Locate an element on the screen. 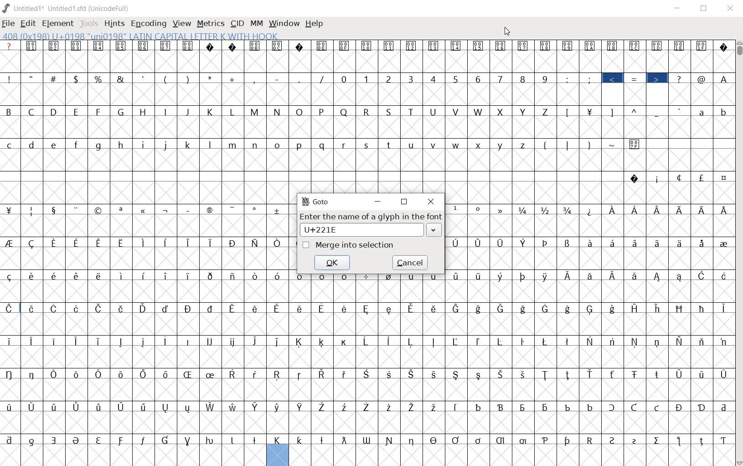 The height and width of the screenshot is (466, 743). restore down is located at coordinates (406, 203).